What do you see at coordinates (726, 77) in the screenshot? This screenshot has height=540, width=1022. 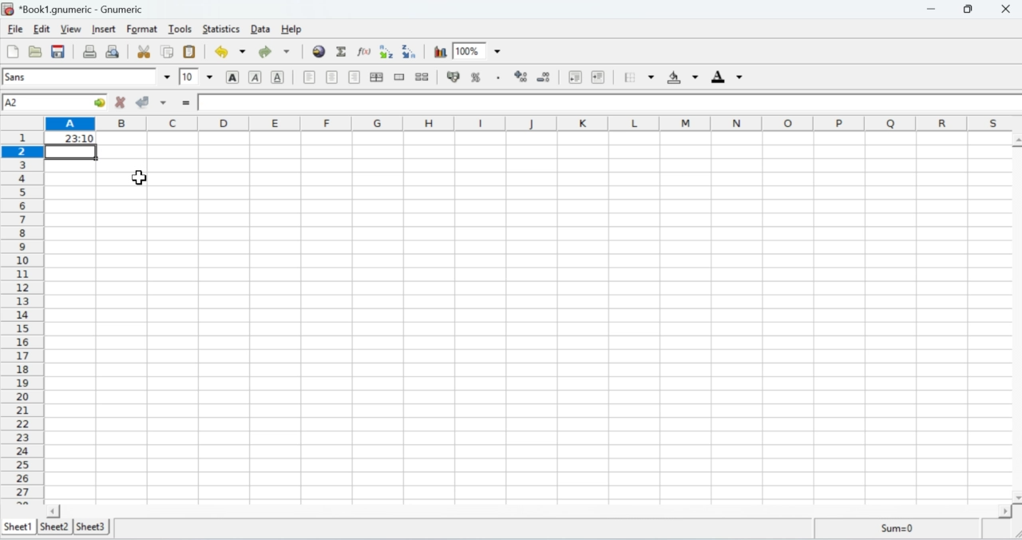 I see `Foreground` at bounding box center [726, 77].